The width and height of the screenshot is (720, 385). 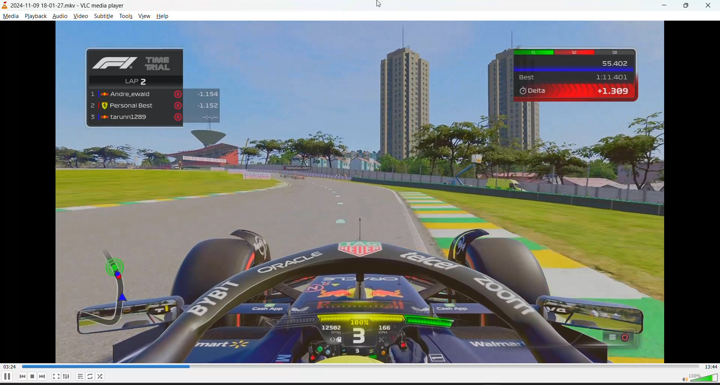 What do you see at coordinates (126, 15) in the screenshot?
I see `tools` at bounding box center [126, 15].